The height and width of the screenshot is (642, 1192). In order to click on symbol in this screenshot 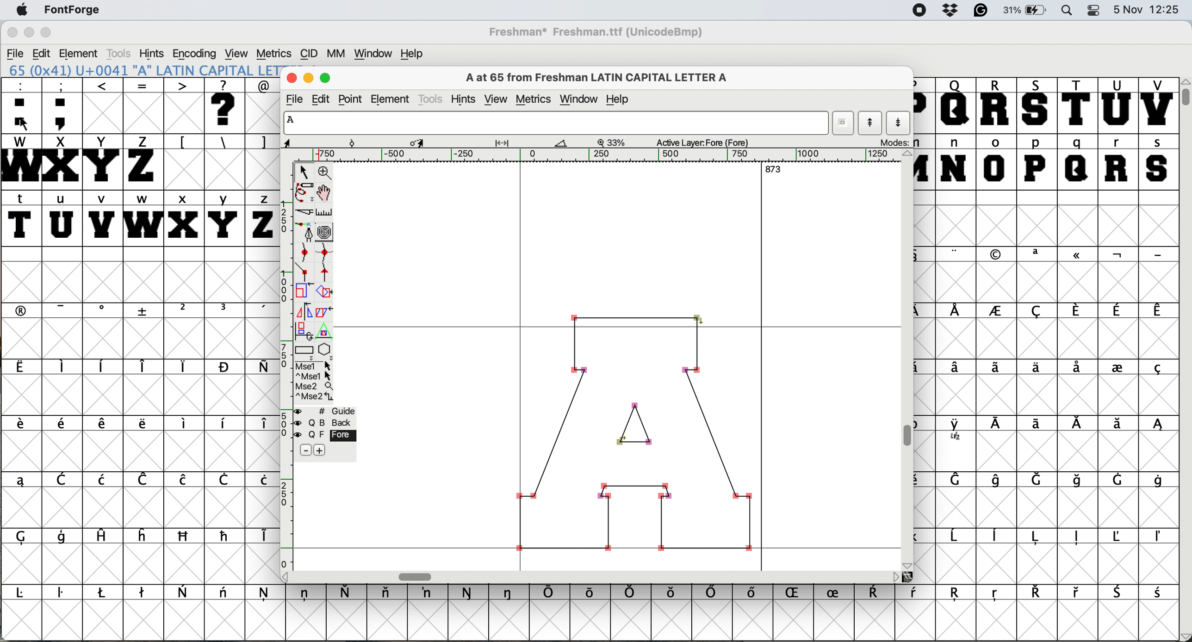, I will do `click(23, 310)`.